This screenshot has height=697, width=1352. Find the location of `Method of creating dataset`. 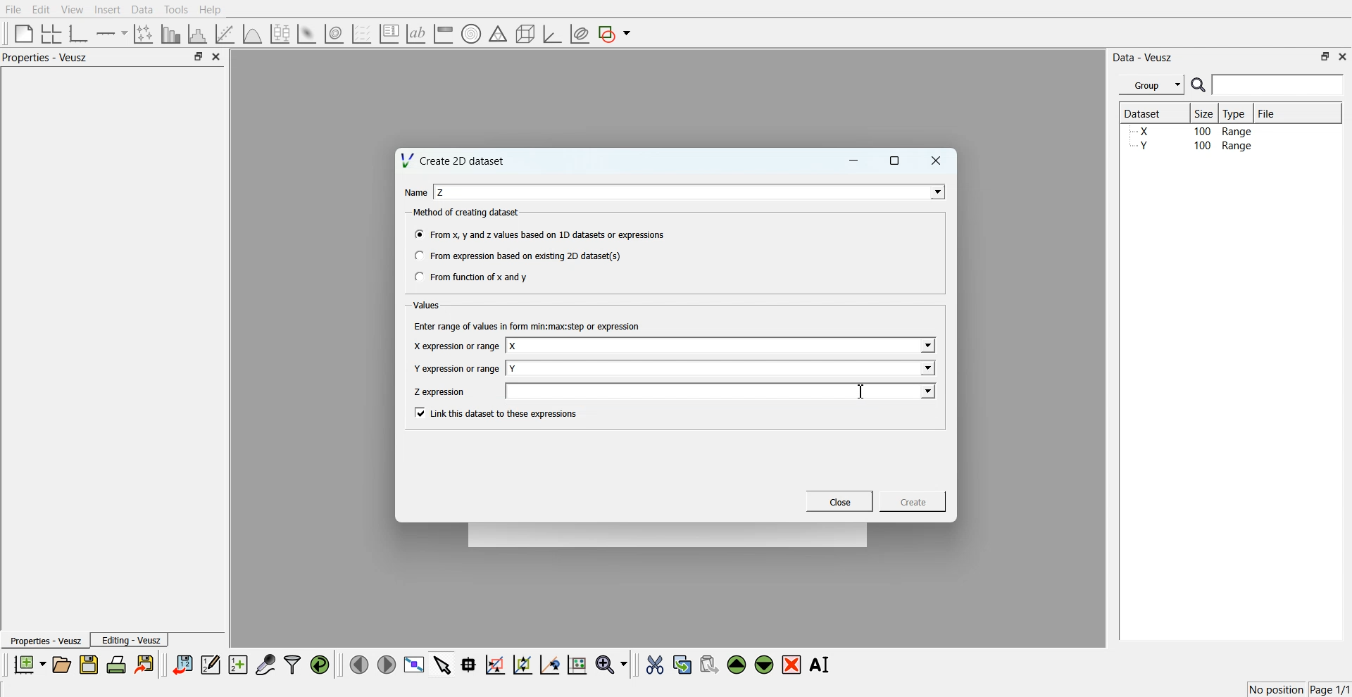

Method of creating dataset is located at coordinates (468, 213).